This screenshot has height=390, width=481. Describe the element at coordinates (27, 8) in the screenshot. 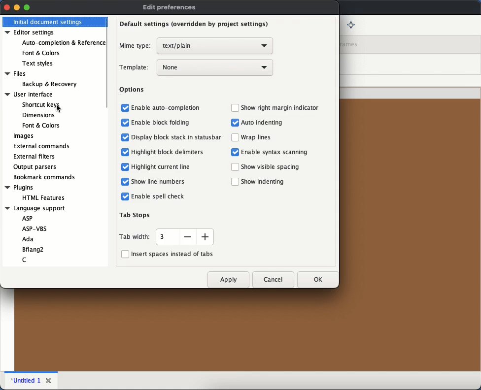

I see `maximize` at that location.